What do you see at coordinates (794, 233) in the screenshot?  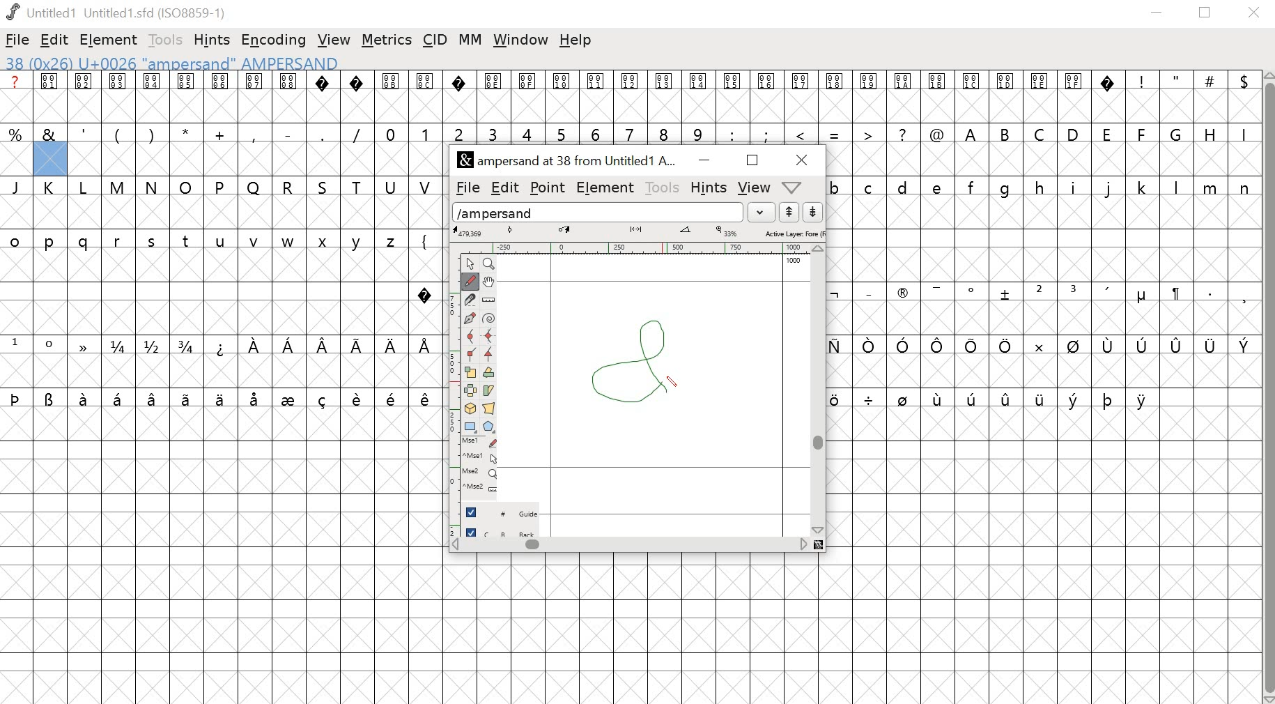 I see `active layer` at bounding box center [794, 233].